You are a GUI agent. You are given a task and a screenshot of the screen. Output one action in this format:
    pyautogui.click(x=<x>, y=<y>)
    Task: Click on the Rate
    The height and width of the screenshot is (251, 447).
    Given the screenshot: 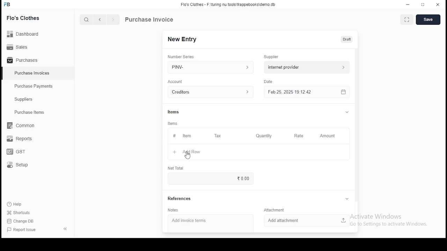 What is the action you would take?
    pyautogui.click(x=299, y=136)
    